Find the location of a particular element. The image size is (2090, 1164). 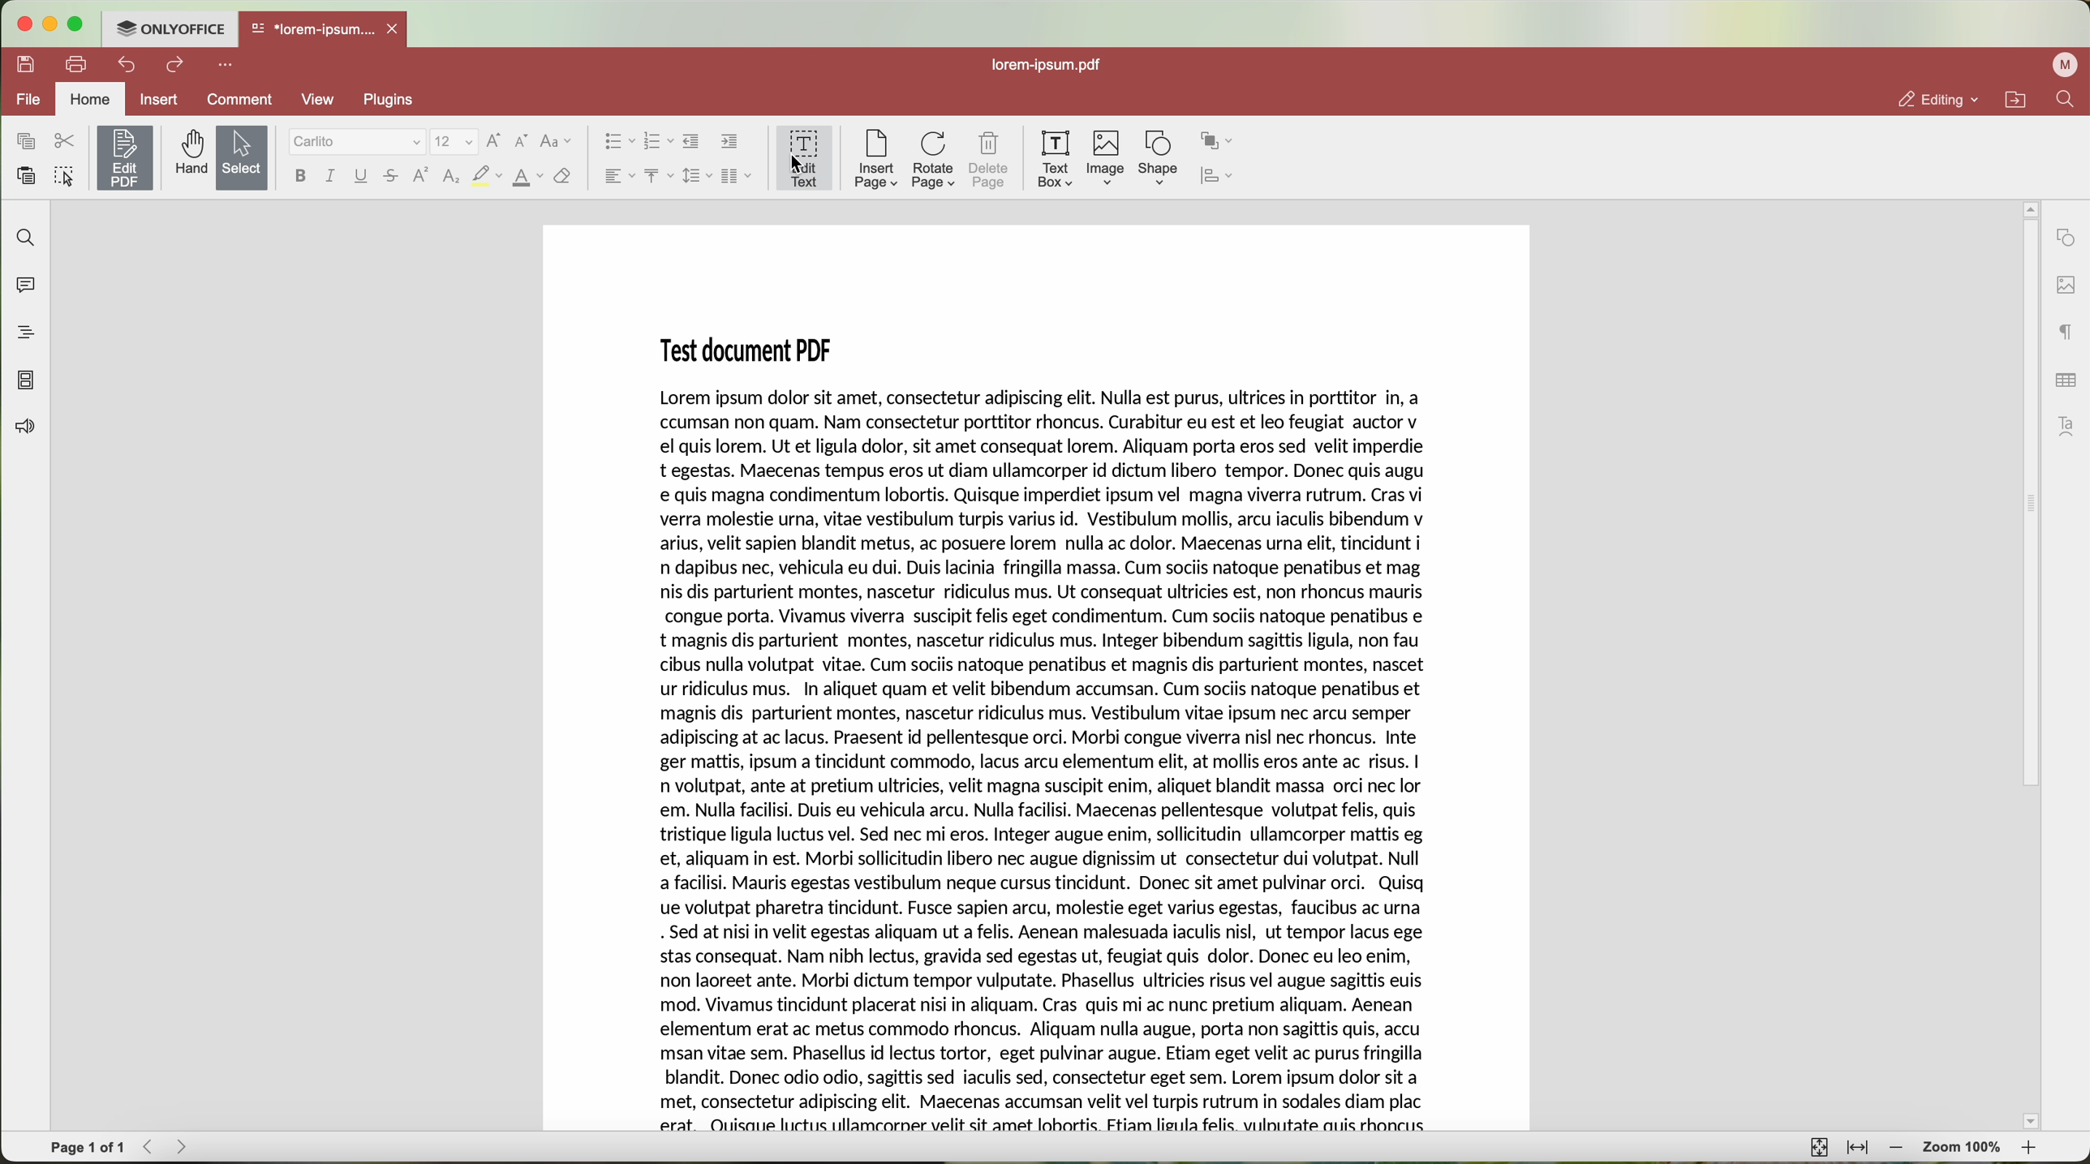

page thumbnails is located at coordinates (26, 380).